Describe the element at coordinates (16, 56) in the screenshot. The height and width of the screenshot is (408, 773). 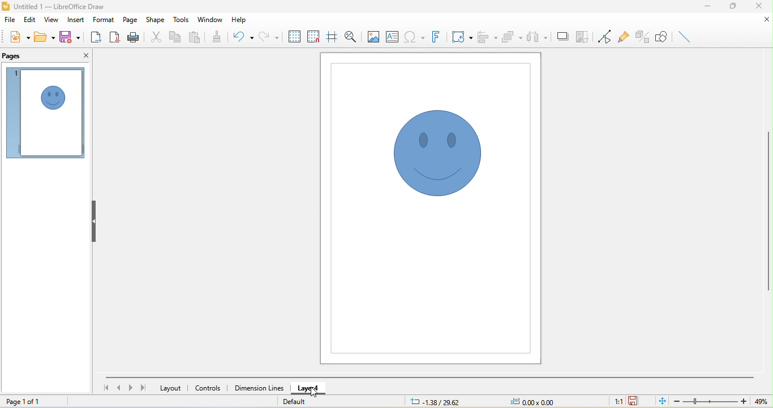
I see `pages` at that location.